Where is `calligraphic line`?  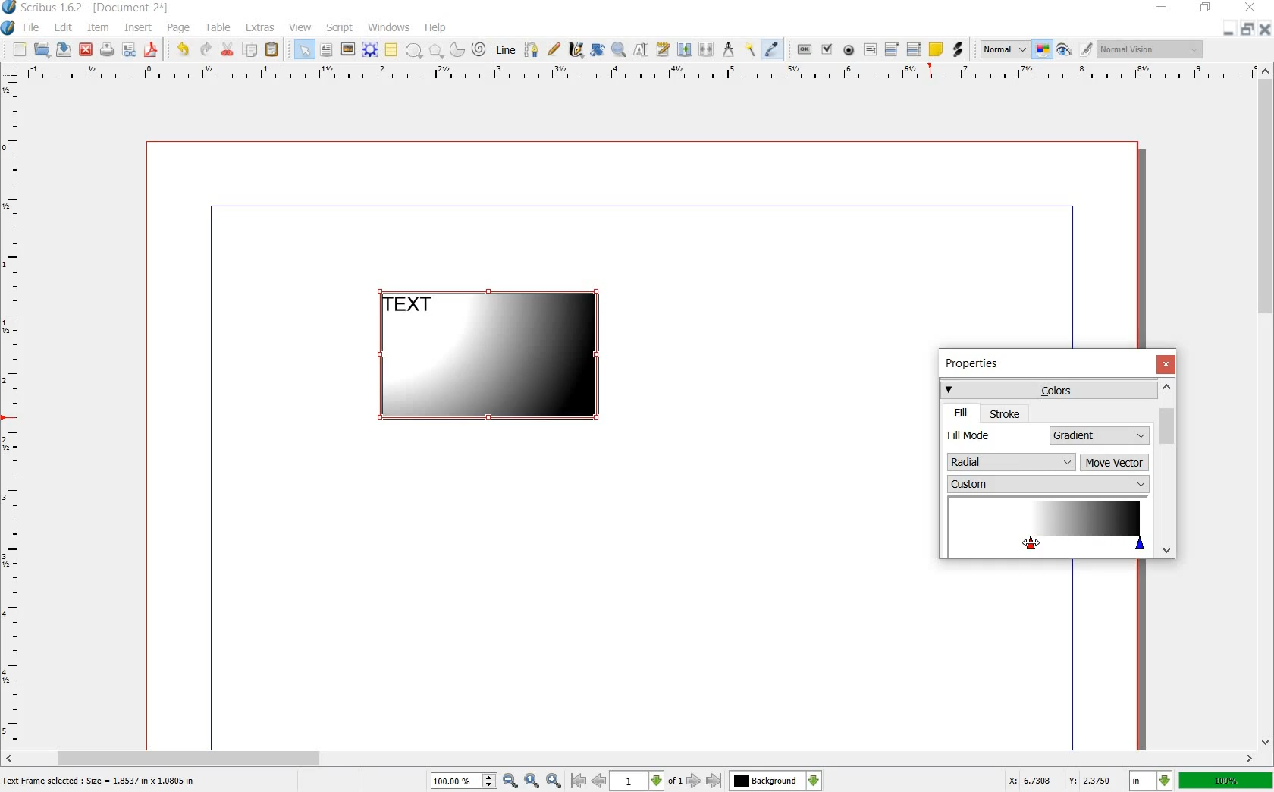 calligraphic line is located at coordinates (576, 49).